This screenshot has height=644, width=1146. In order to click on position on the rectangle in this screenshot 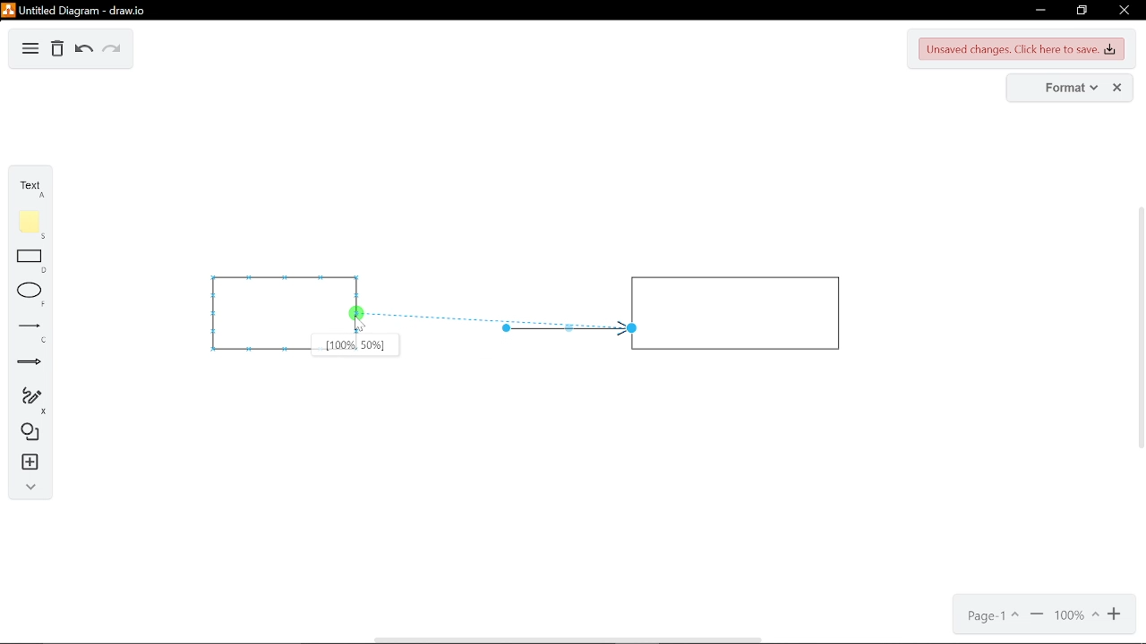, I will do `click(356, 345)`.